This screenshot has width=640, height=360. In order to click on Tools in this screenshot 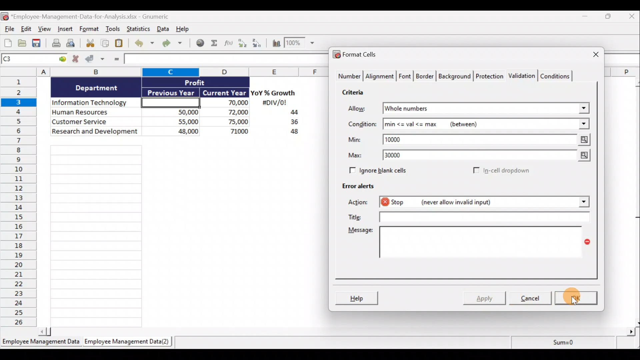, I will do `click(113, 30)`.